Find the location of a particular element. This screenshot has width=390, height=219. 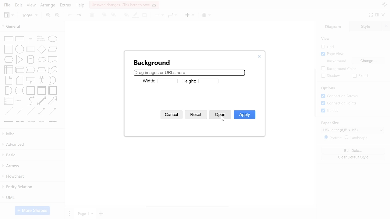

arrange is located at coordinates (48, 5).